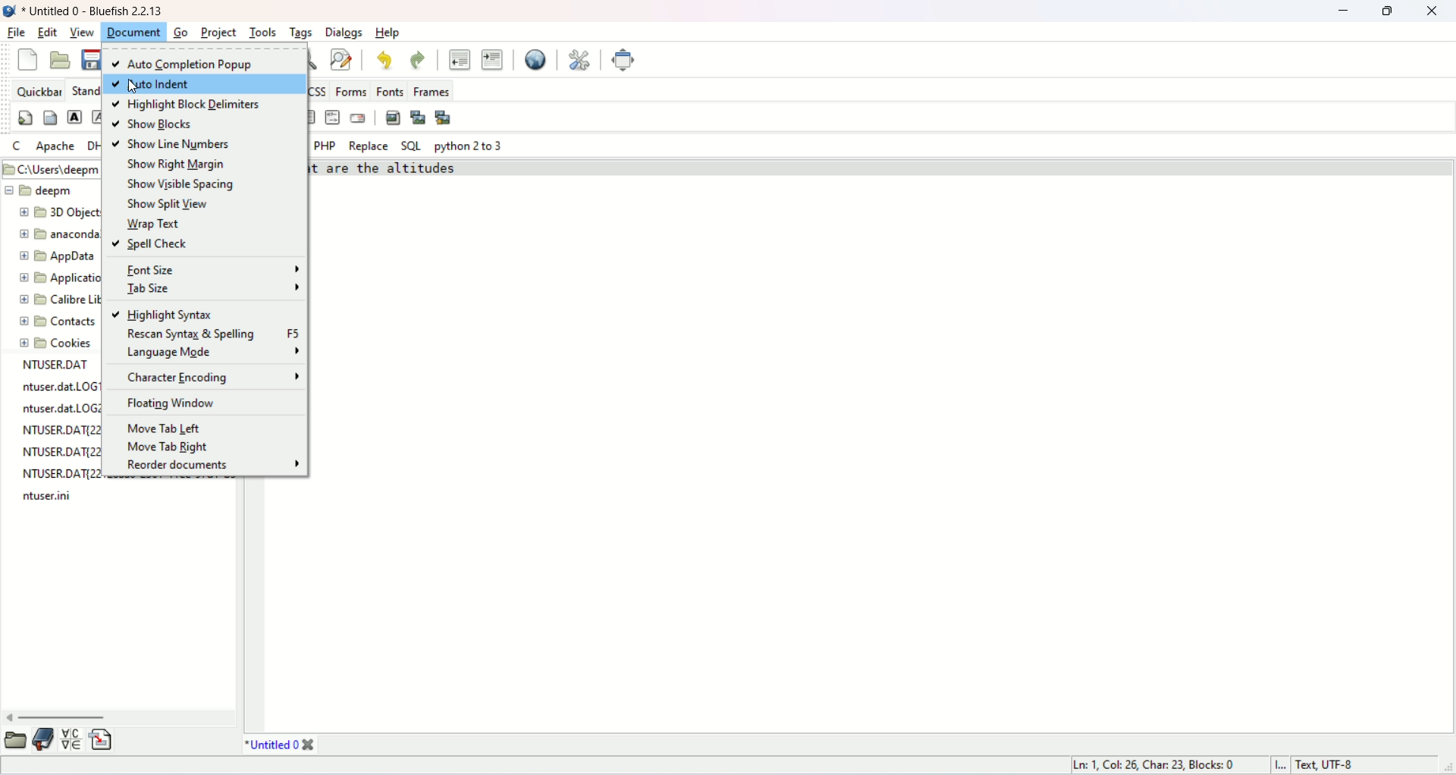 This screenshot has width=1456, height=775. Describe the element at coordinates (49, 32) in the screenshot. I see `edit` at that location.